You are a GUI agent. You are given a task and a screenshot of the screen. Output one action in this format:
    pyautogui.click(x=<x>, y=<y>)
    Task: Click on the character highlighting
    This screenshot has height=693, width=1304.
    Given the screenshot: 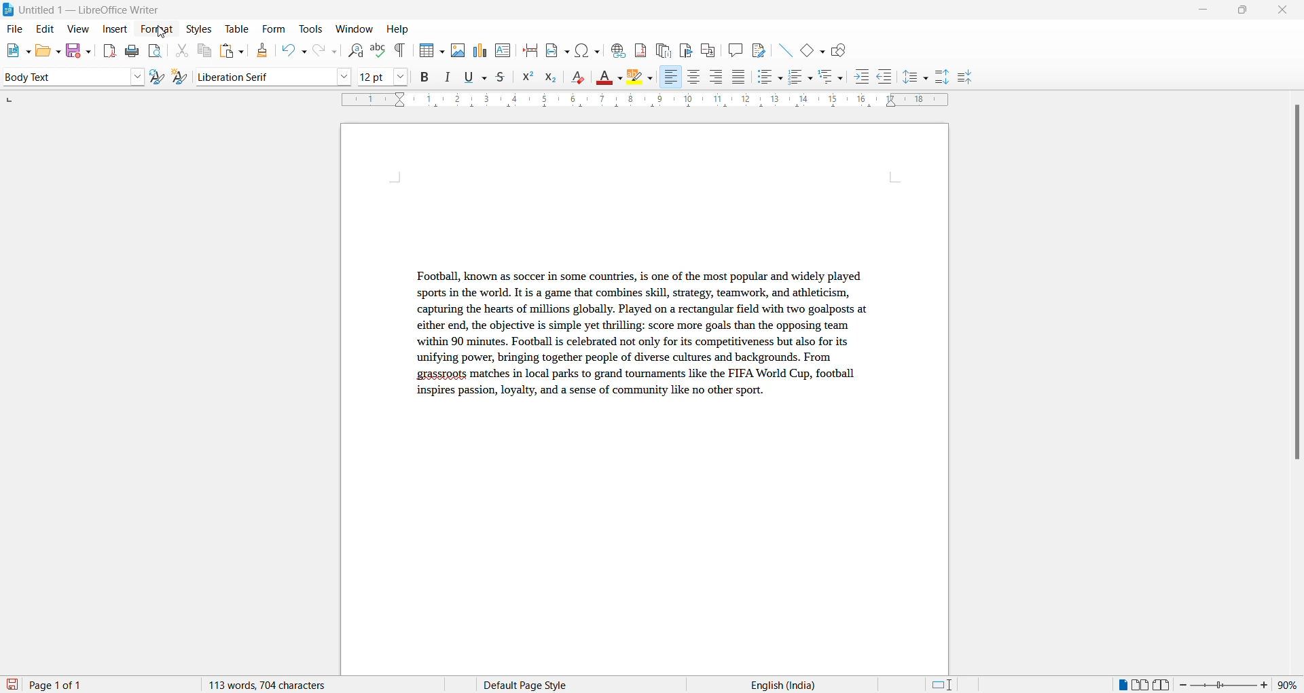 What is the action you would take?
    pyautogui.click(x=643, y=78)
    